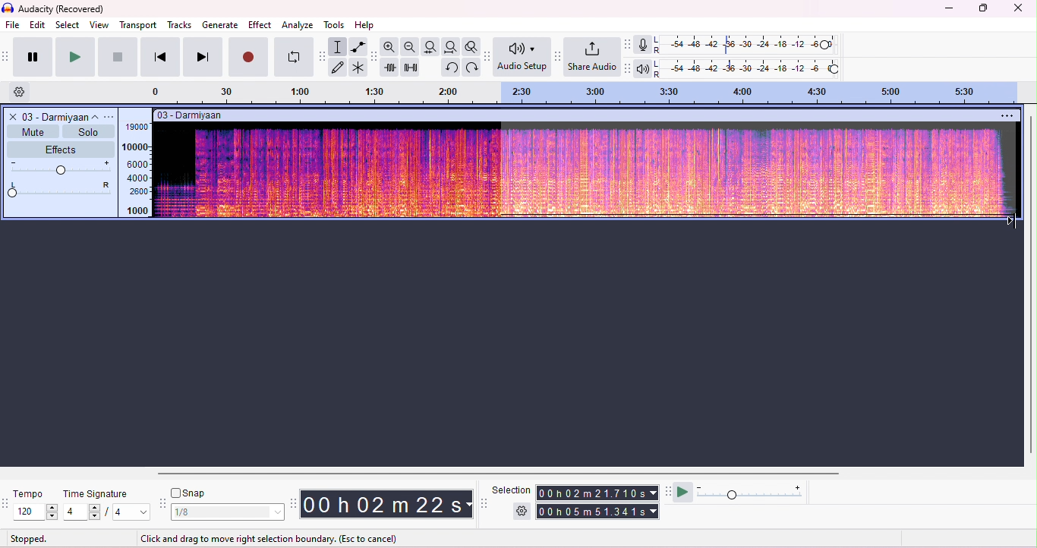 The width and height of the screenshot is (1037, 548). I want to click on recording meter tool bar, so click(629, 44).